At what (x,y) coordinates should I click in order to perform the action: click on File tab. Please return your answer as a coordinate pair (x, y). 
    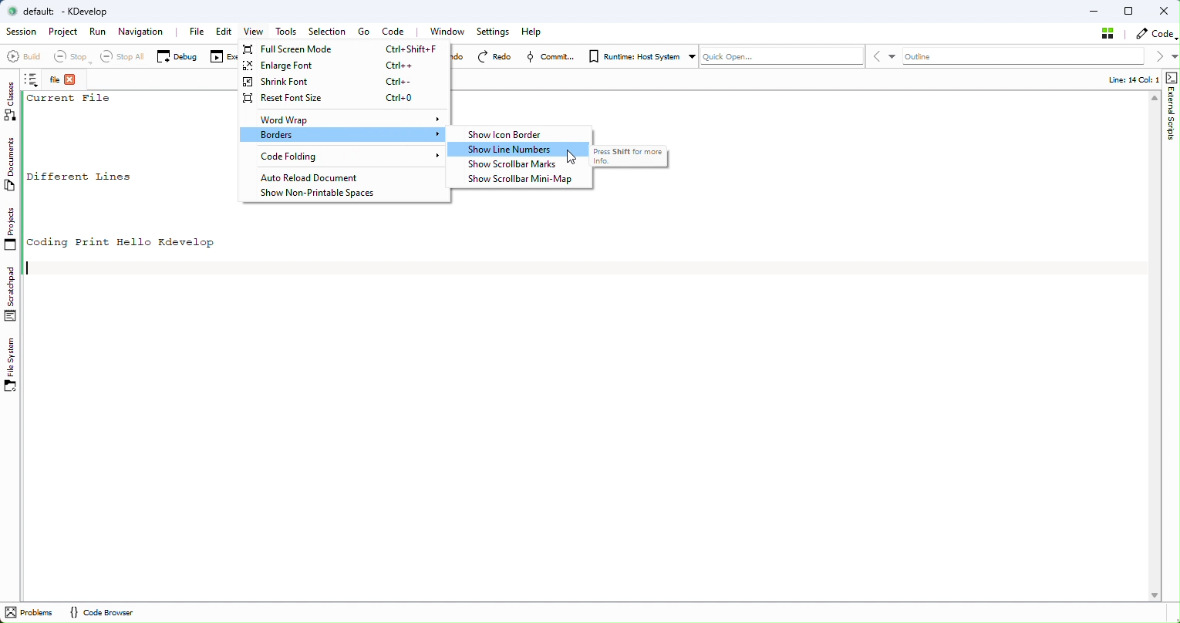
    Looking at the image, I should click on (65, 81).